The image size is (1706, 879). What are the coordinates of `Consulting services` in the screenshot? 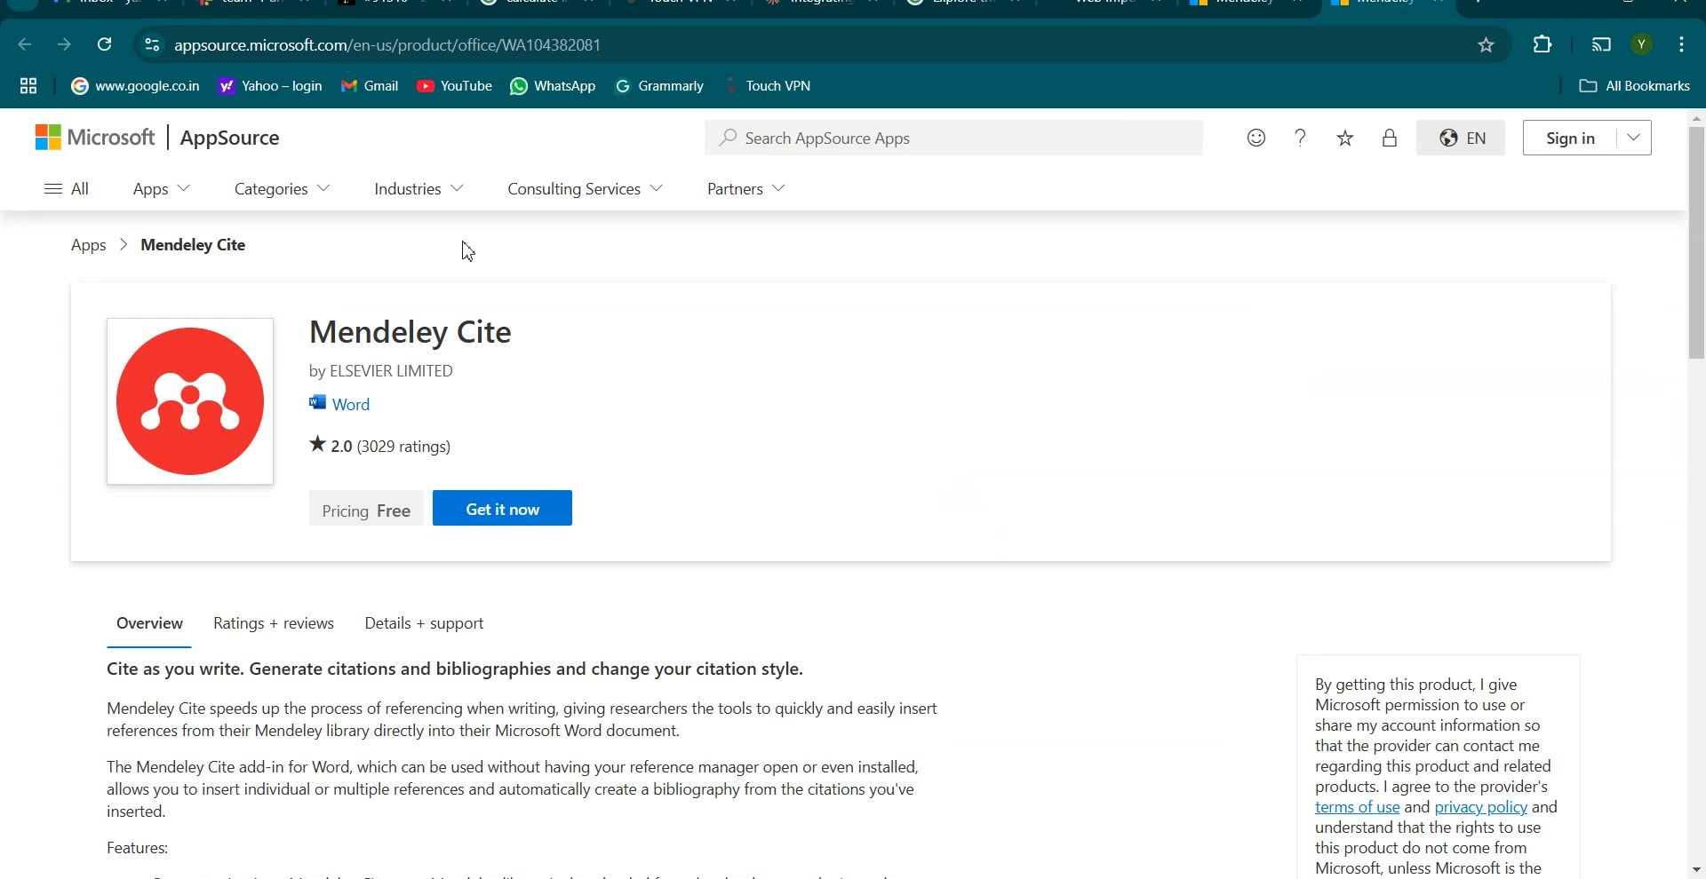 It's located at (583, 190).